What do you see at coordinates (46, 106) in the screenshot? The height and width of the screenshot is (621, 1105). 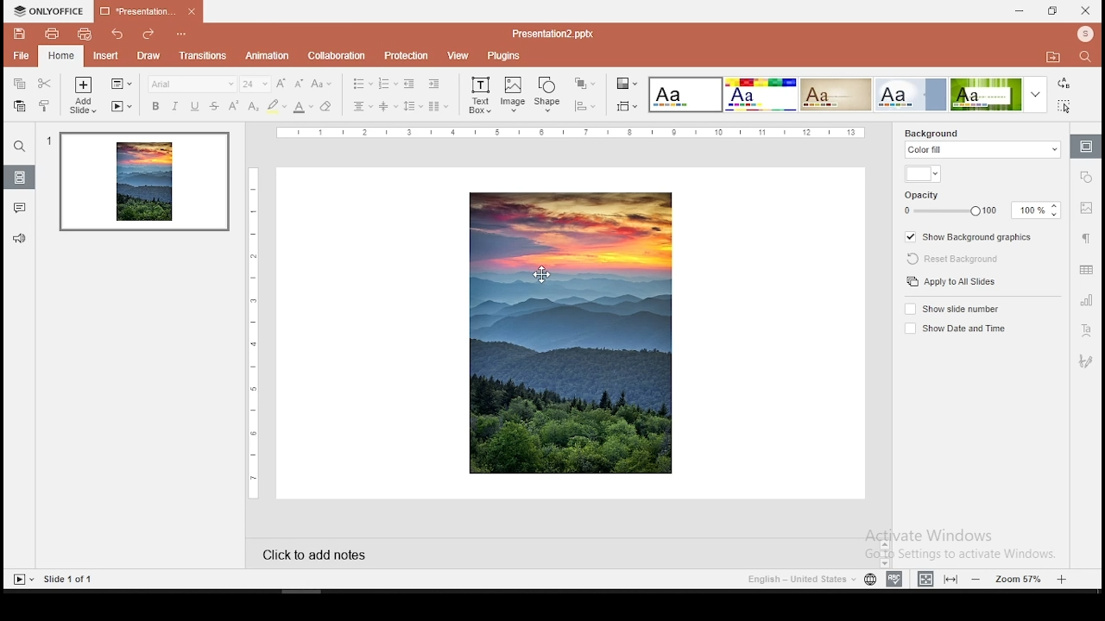 I see `clone formatting` at bounding box center [46, 106].